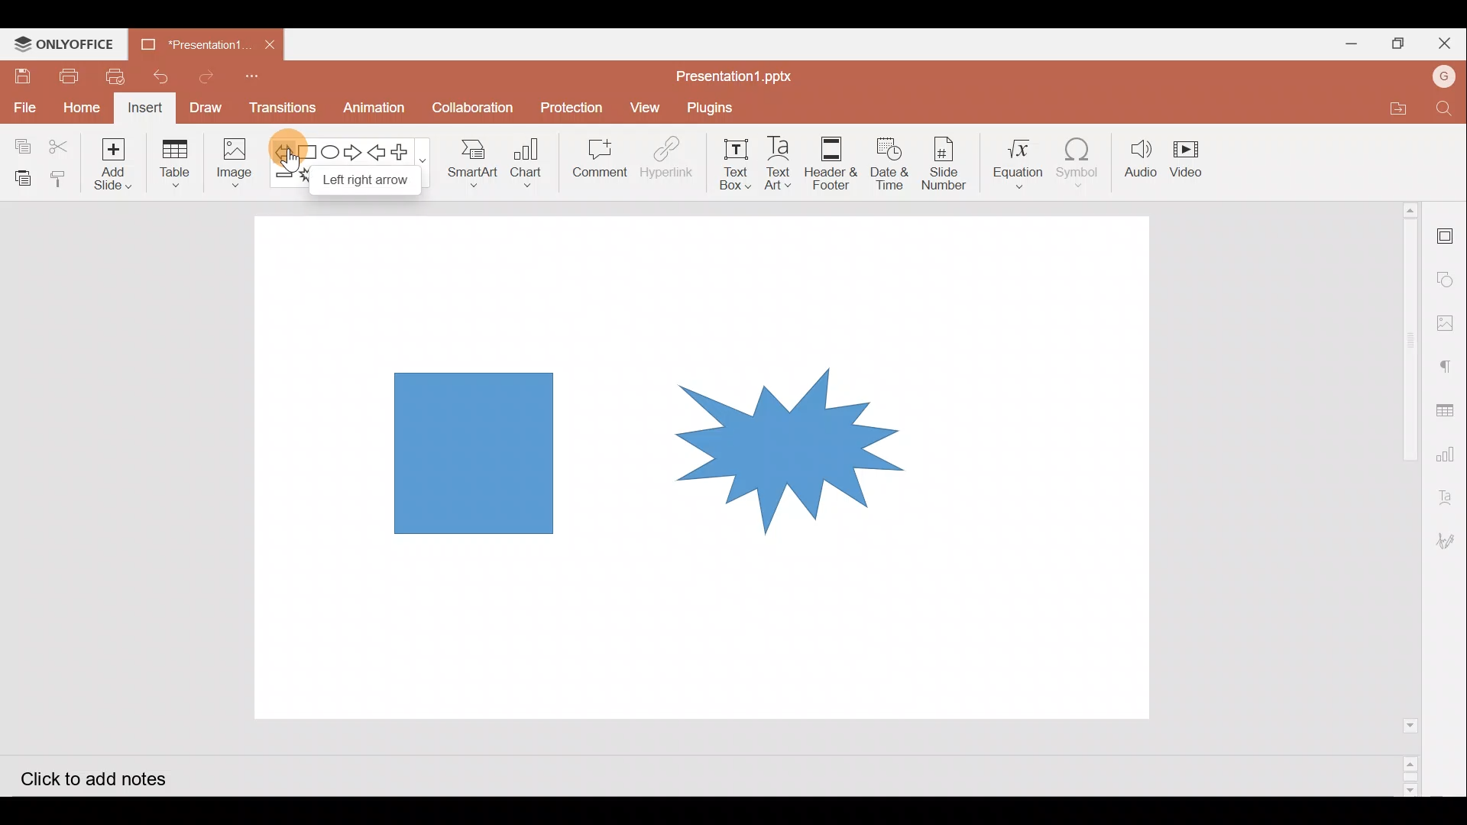  Describe the element at coordinates (761, 432) in the screenshot. I see `Explosion` at that location.